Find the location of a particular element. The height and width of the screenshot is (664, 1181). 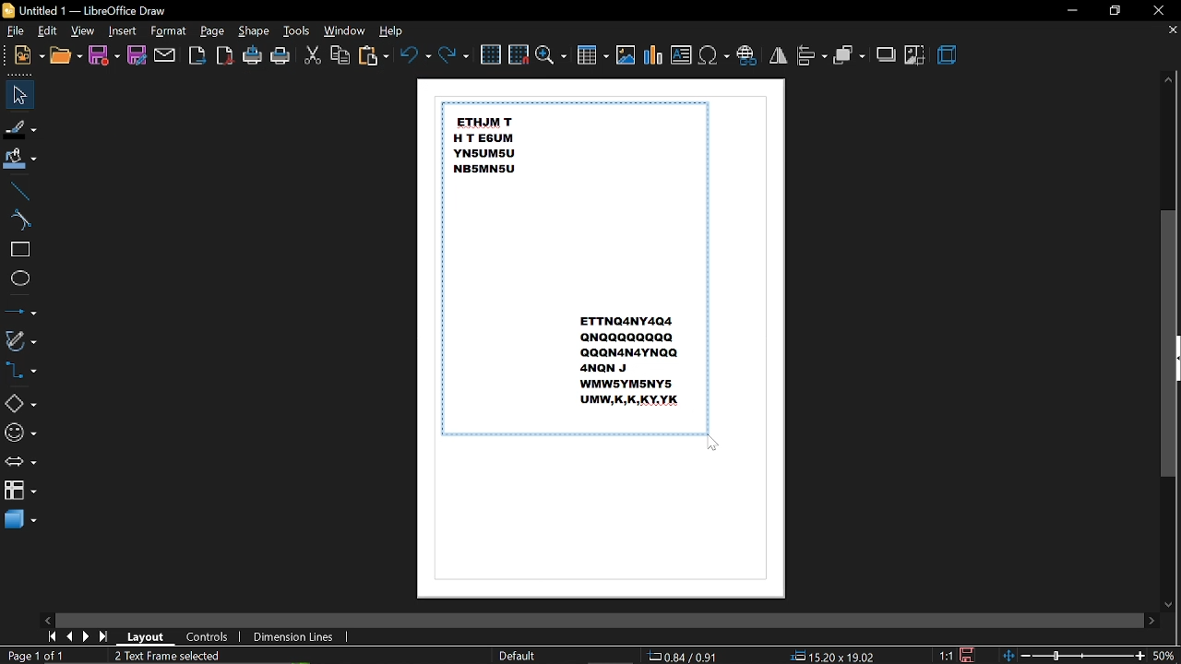

new is located at coordinates (30, 56).